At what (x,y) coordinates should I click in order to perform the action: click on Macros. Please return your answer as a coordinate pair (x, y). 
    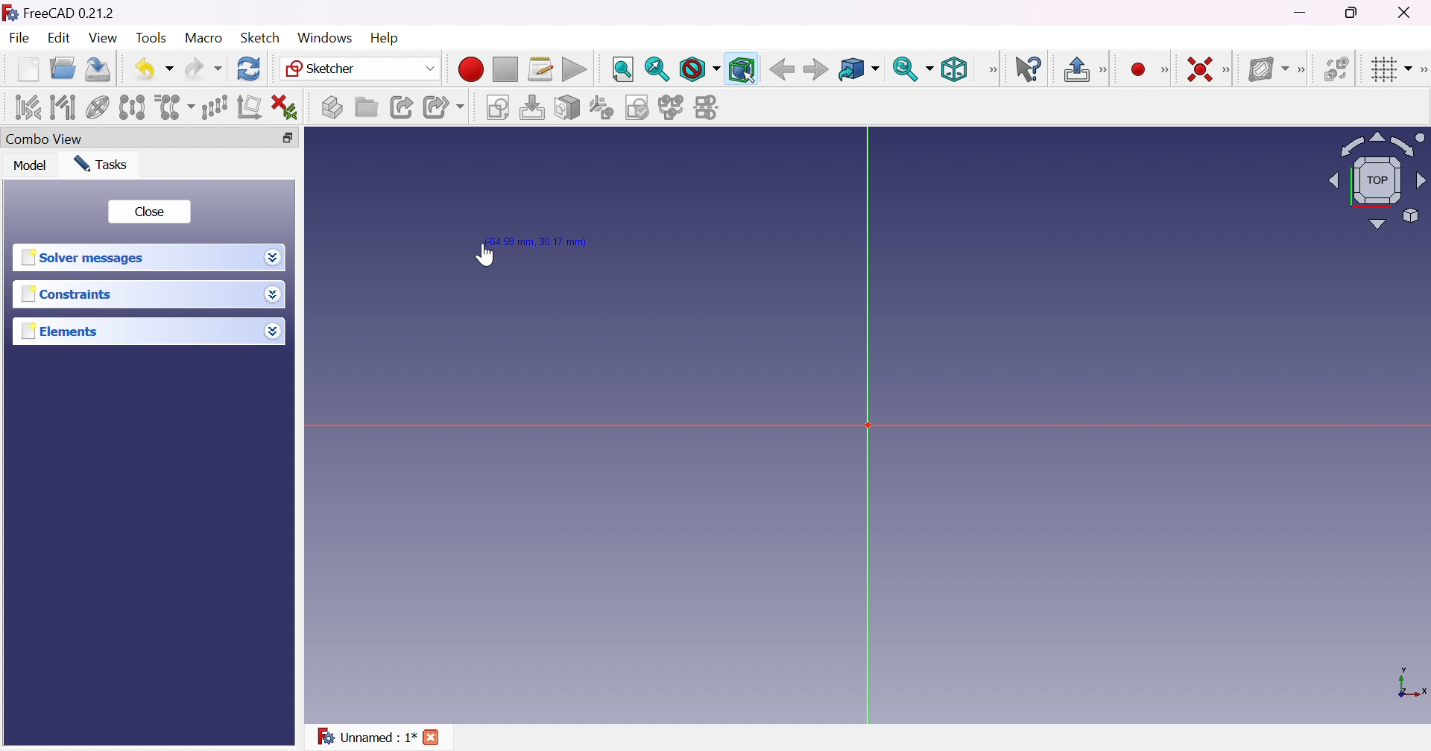
    Looking at the image, I should click on (541, 68).